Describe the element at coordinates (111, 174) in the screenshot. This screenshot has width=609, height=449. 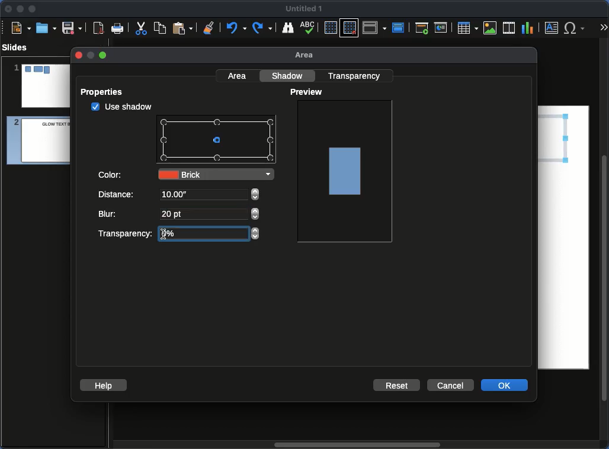
I see `Color` at that location.